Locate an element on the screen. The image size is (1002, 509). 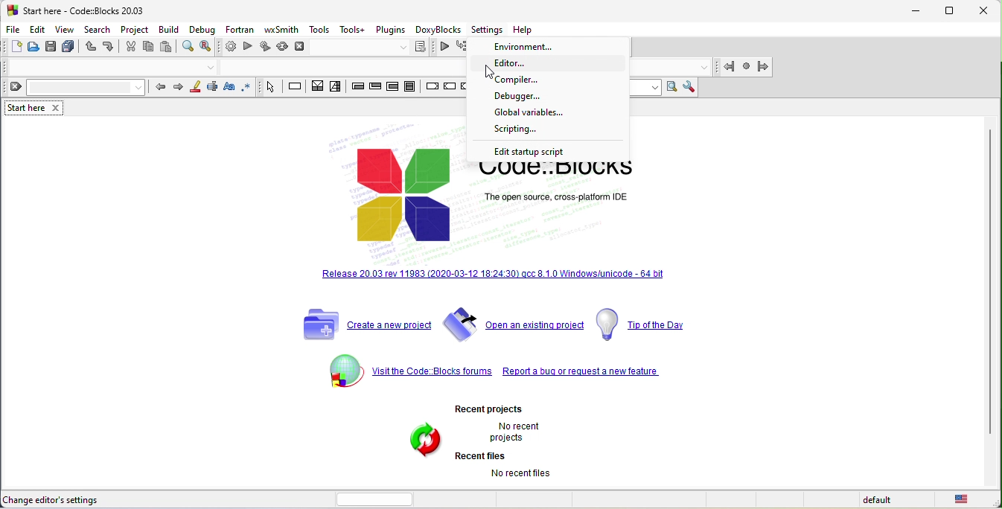
redo is located at coordinates (111, 48).